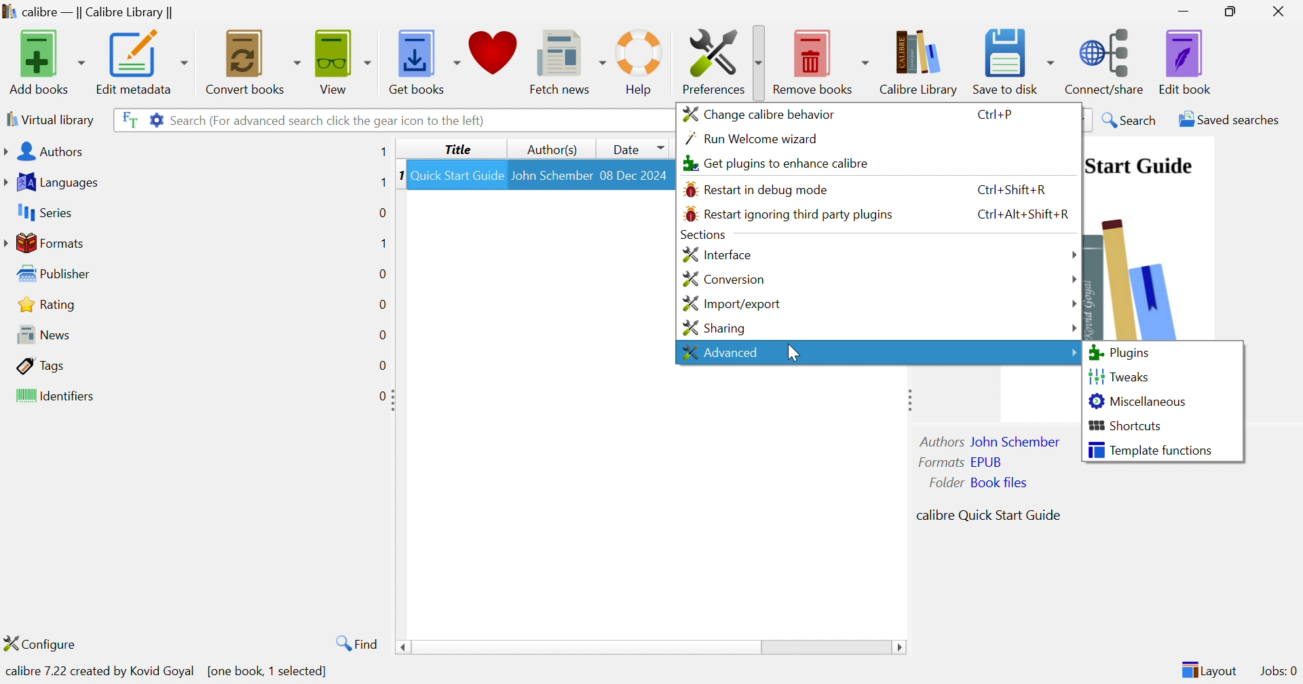 This screenshot has width=1303, height=684. What do you see at coordinates (354, 643) in the screenshot?
I see `Find` at bounding box center [354, 643].